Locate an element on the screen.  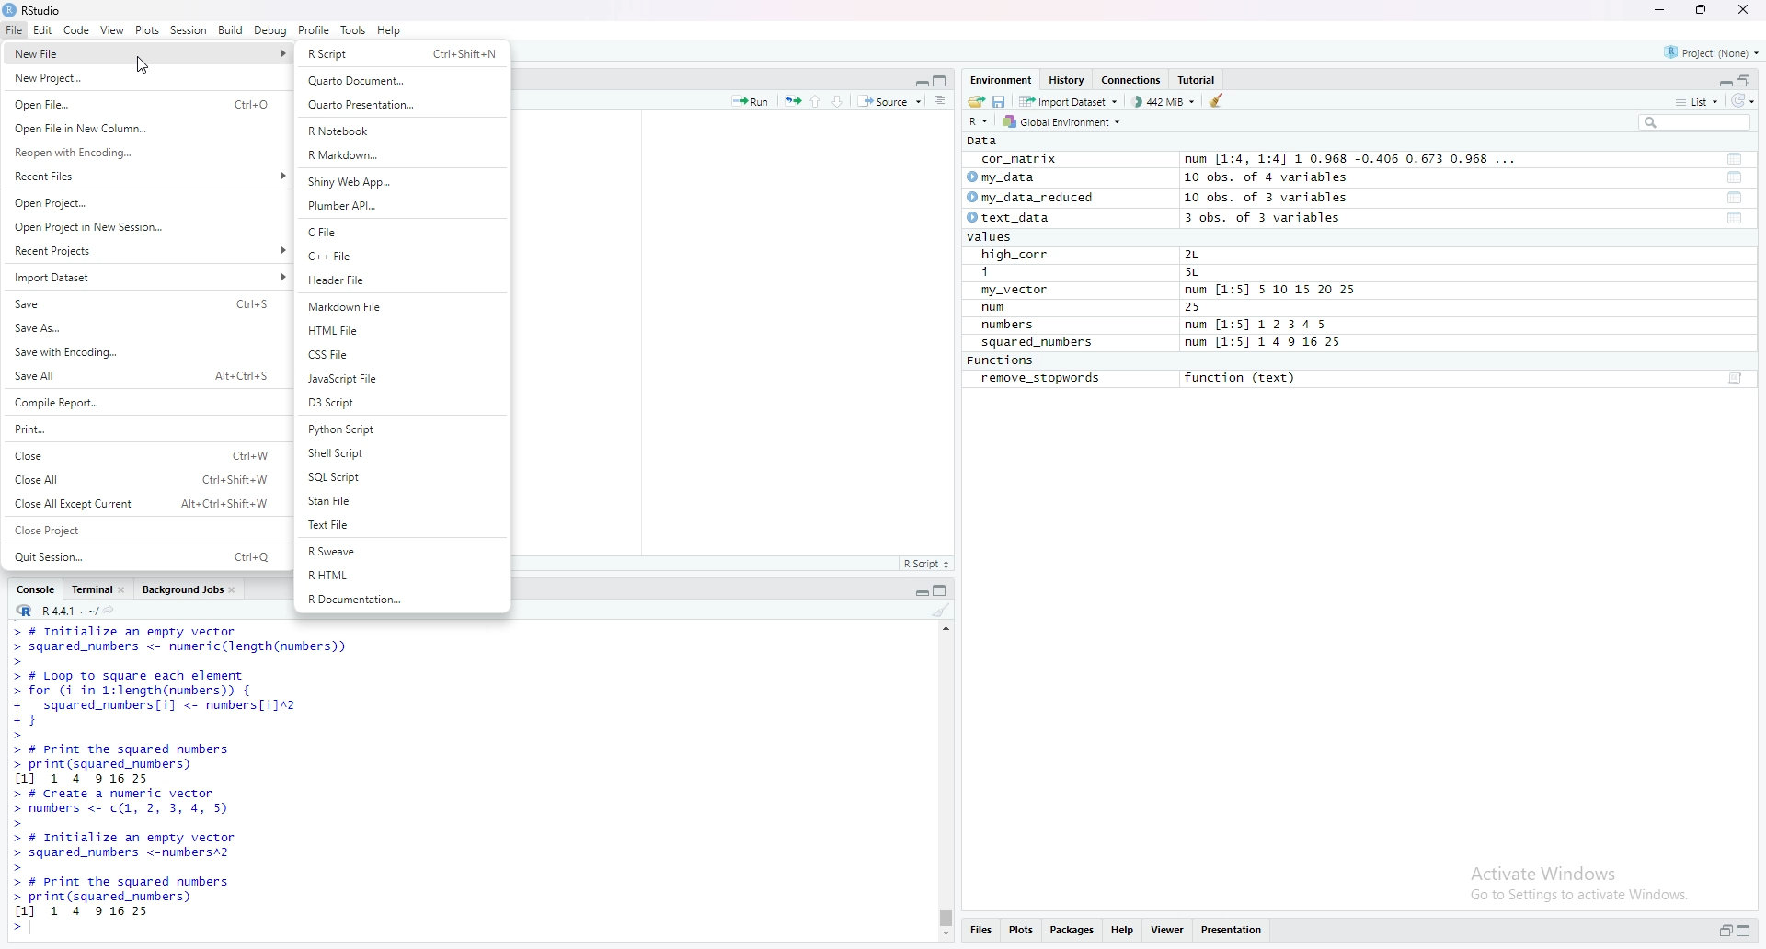
Open File in New Column, is located at coordinates (140, 127).